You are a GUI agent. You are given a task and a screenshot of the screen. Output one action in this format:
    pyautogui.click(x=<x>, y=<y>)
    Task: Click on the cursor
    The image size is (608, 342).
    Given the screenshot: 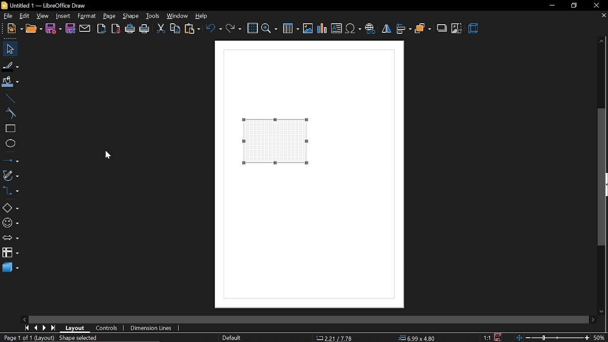 What is the action you would take?
    pyautogui.click(x=110, y=155)
    